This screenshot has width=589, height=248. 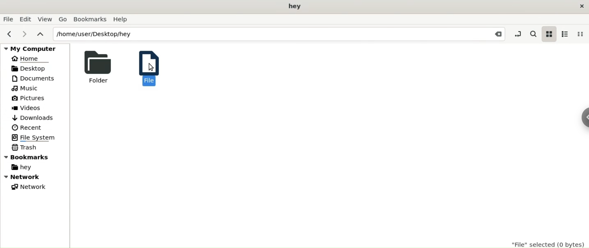 I want to click on File, so click(x=8, y=19).